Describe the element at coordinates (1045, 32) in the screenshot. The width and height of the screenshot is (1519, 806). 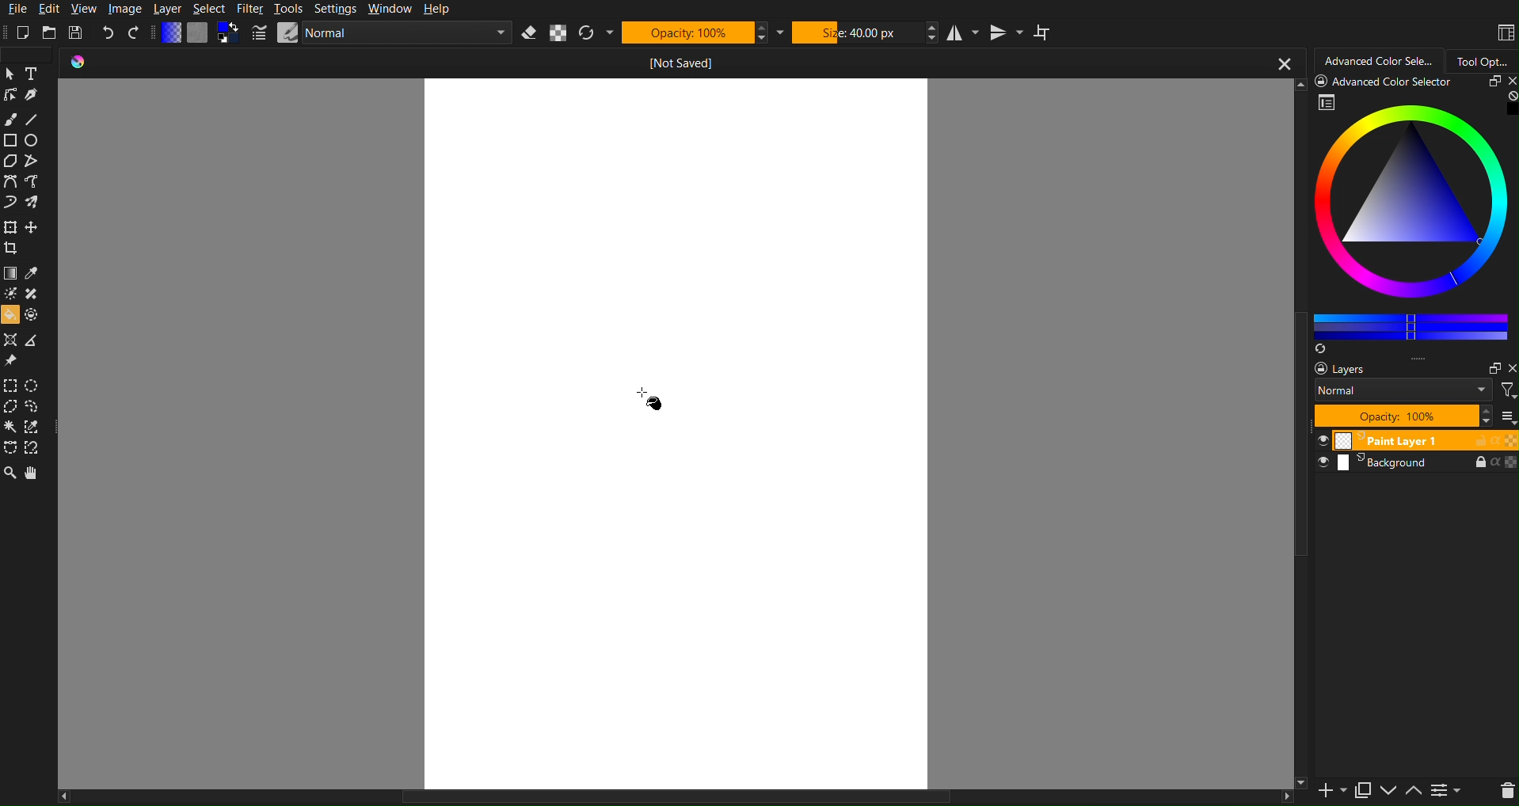
I see `Wrap Around` at that location.